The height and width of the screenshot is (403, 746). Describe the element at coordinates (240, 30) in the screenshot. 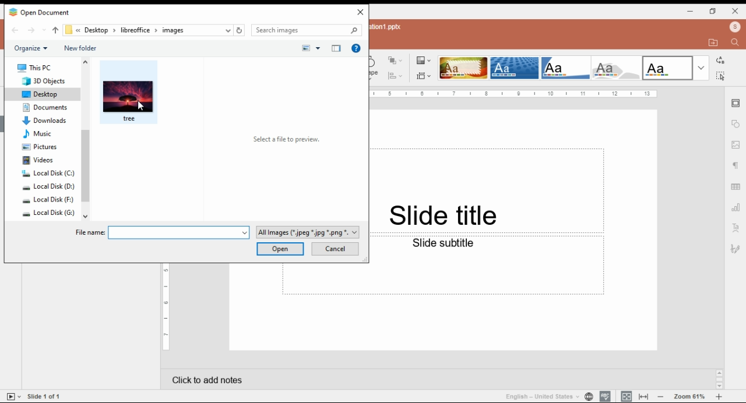

I see `refresh` at that location.